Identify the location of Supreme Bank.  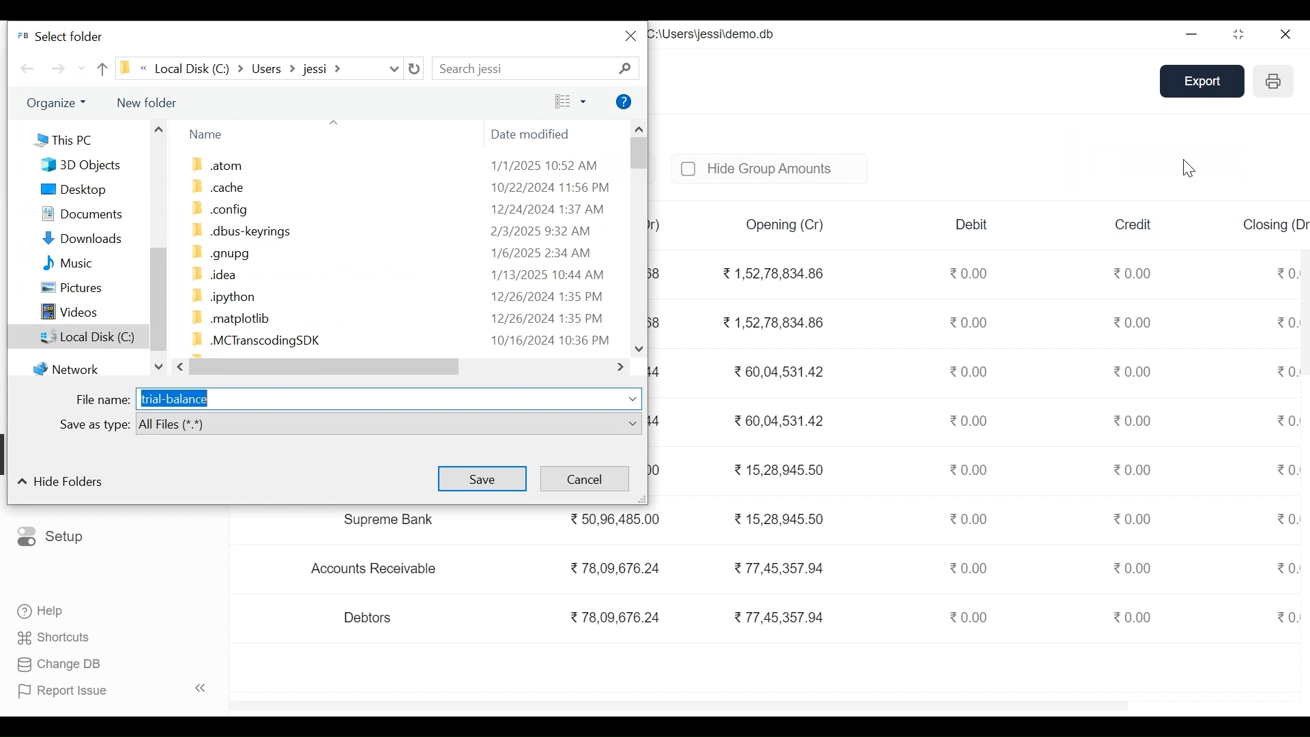
(394, 519).